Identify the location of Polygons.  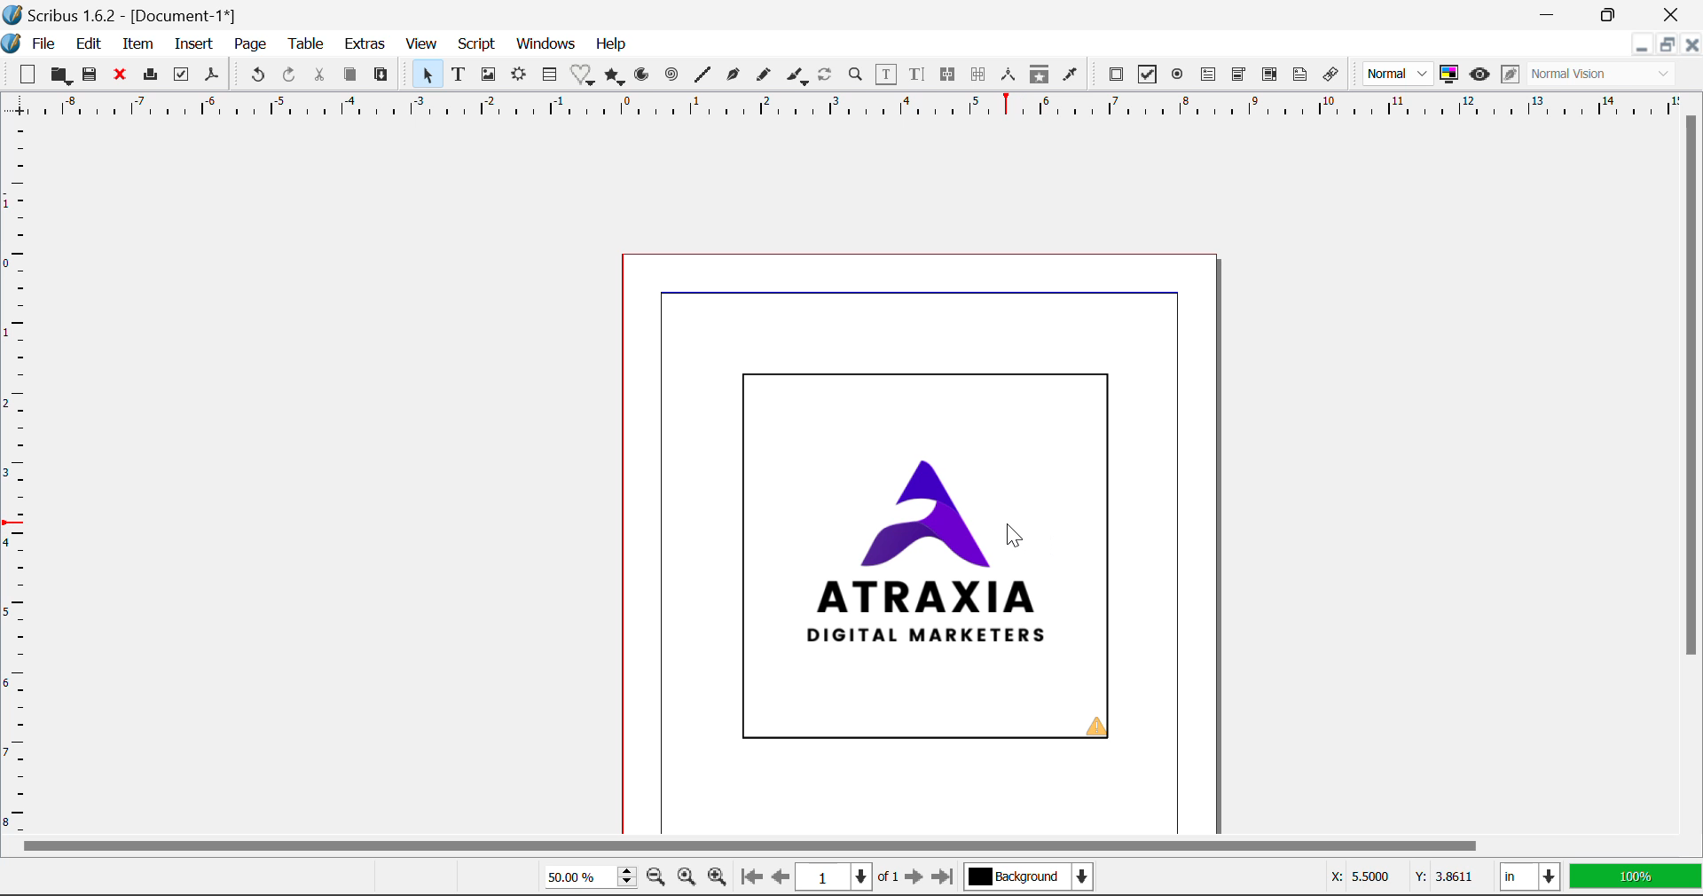
(616, 77).